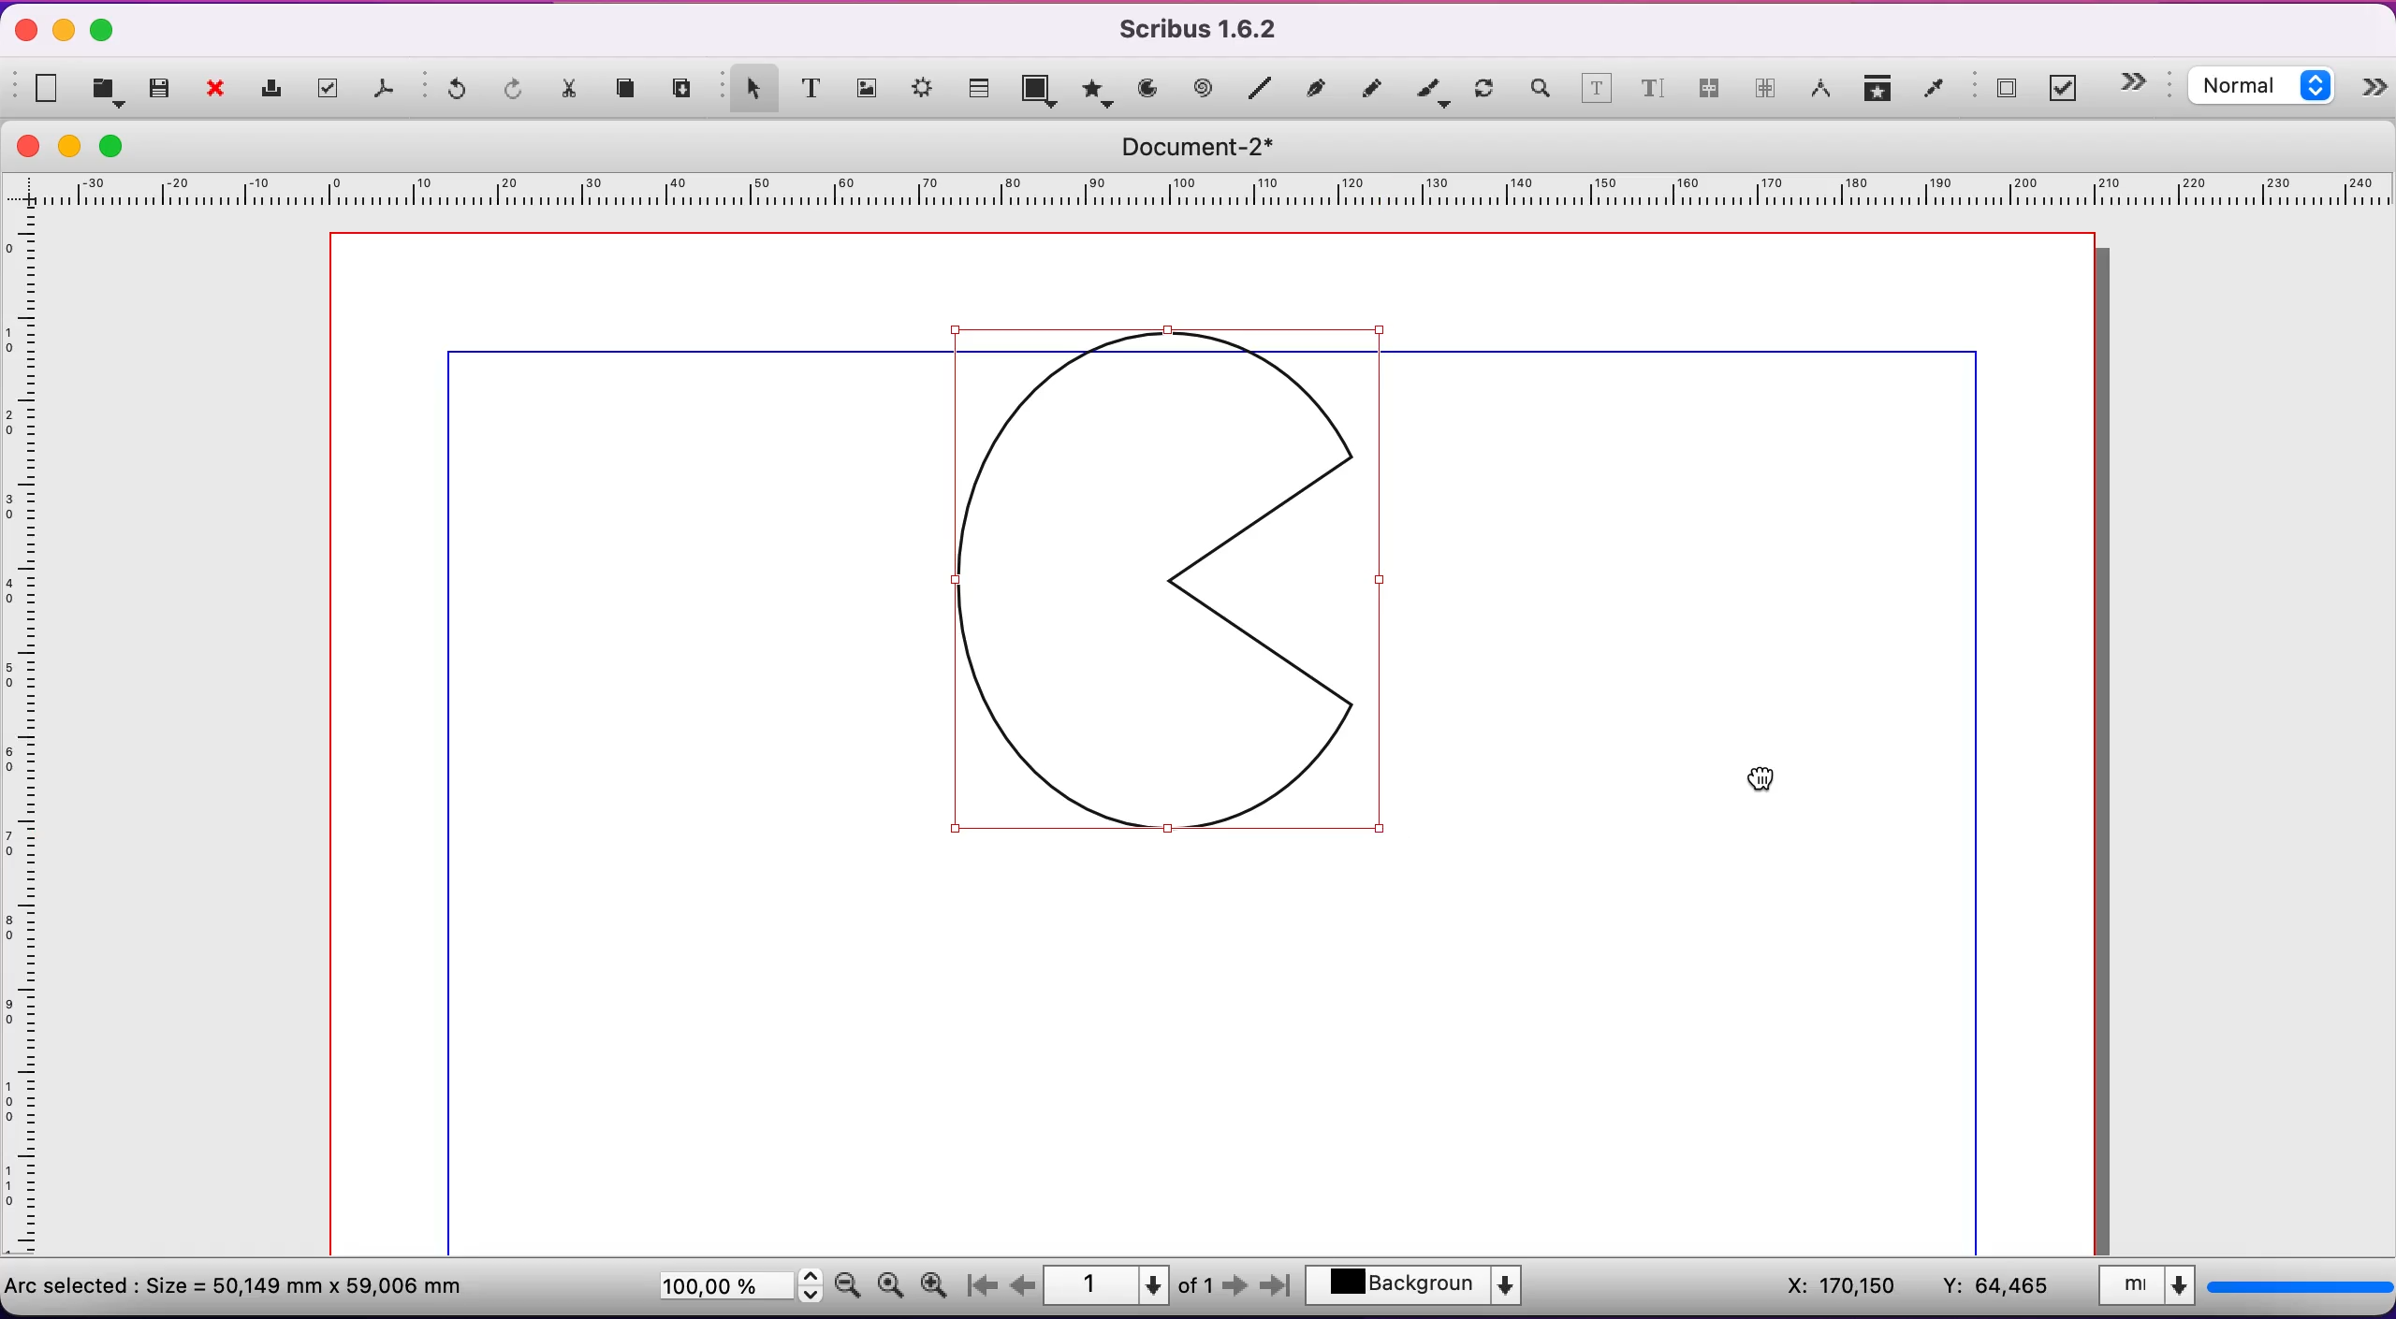  Describe the element at coordinates (868, 85) in the screenshot. I see `image frame` at that location.